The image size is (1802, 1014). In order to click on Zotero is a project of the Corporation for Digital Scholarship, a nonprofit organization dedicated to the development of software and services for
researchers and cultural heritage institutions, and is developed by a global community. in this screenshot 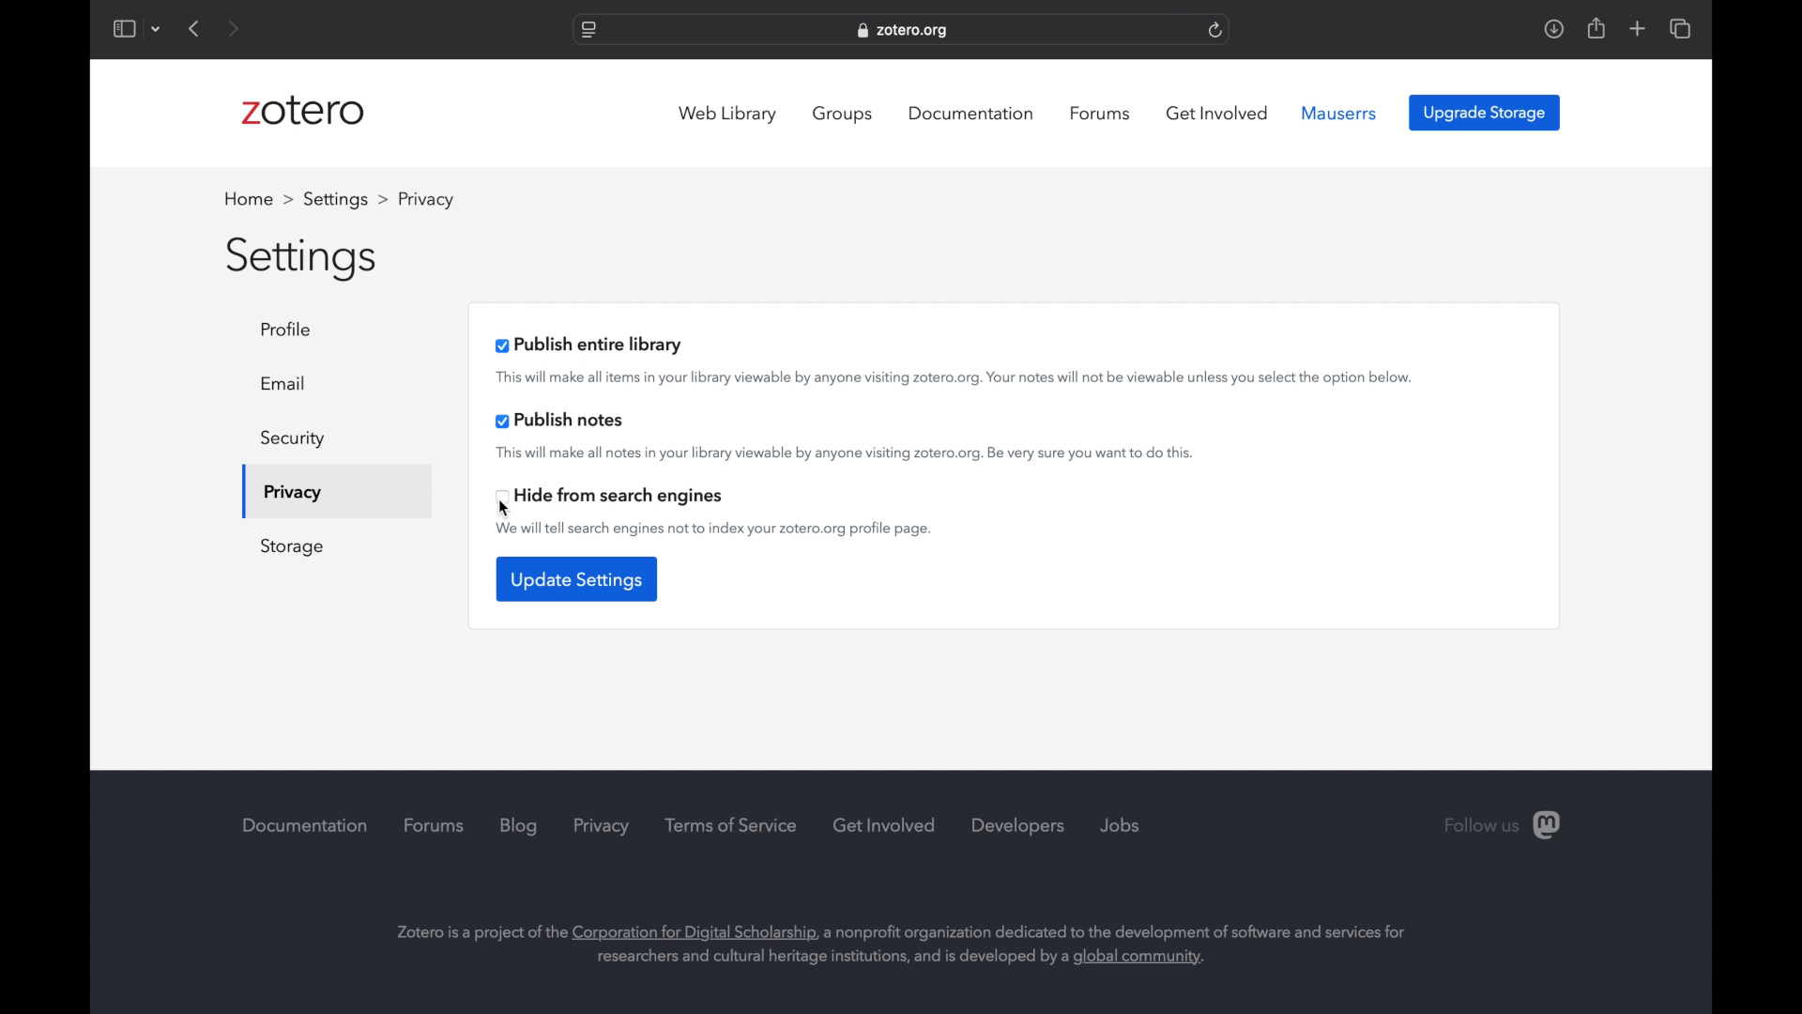, I will do `click(939, 945)`.